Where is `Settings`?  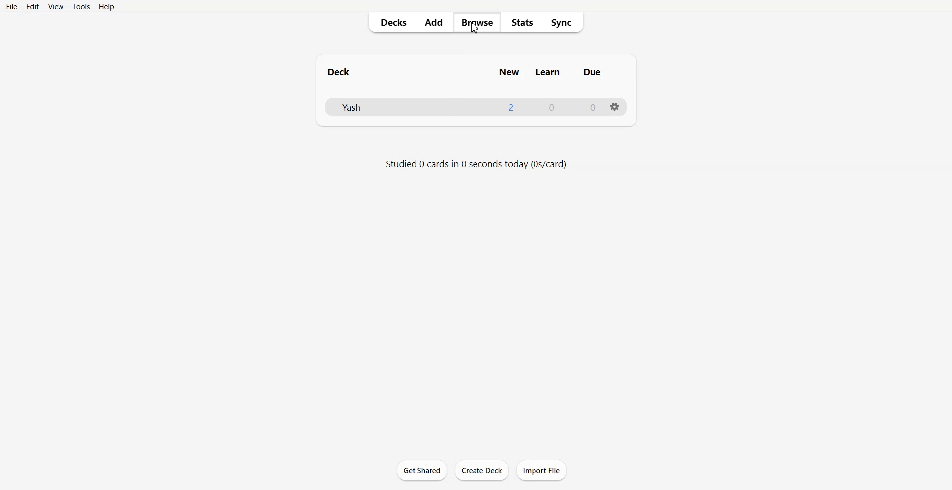 Settings is located at coordinates (615, 107).